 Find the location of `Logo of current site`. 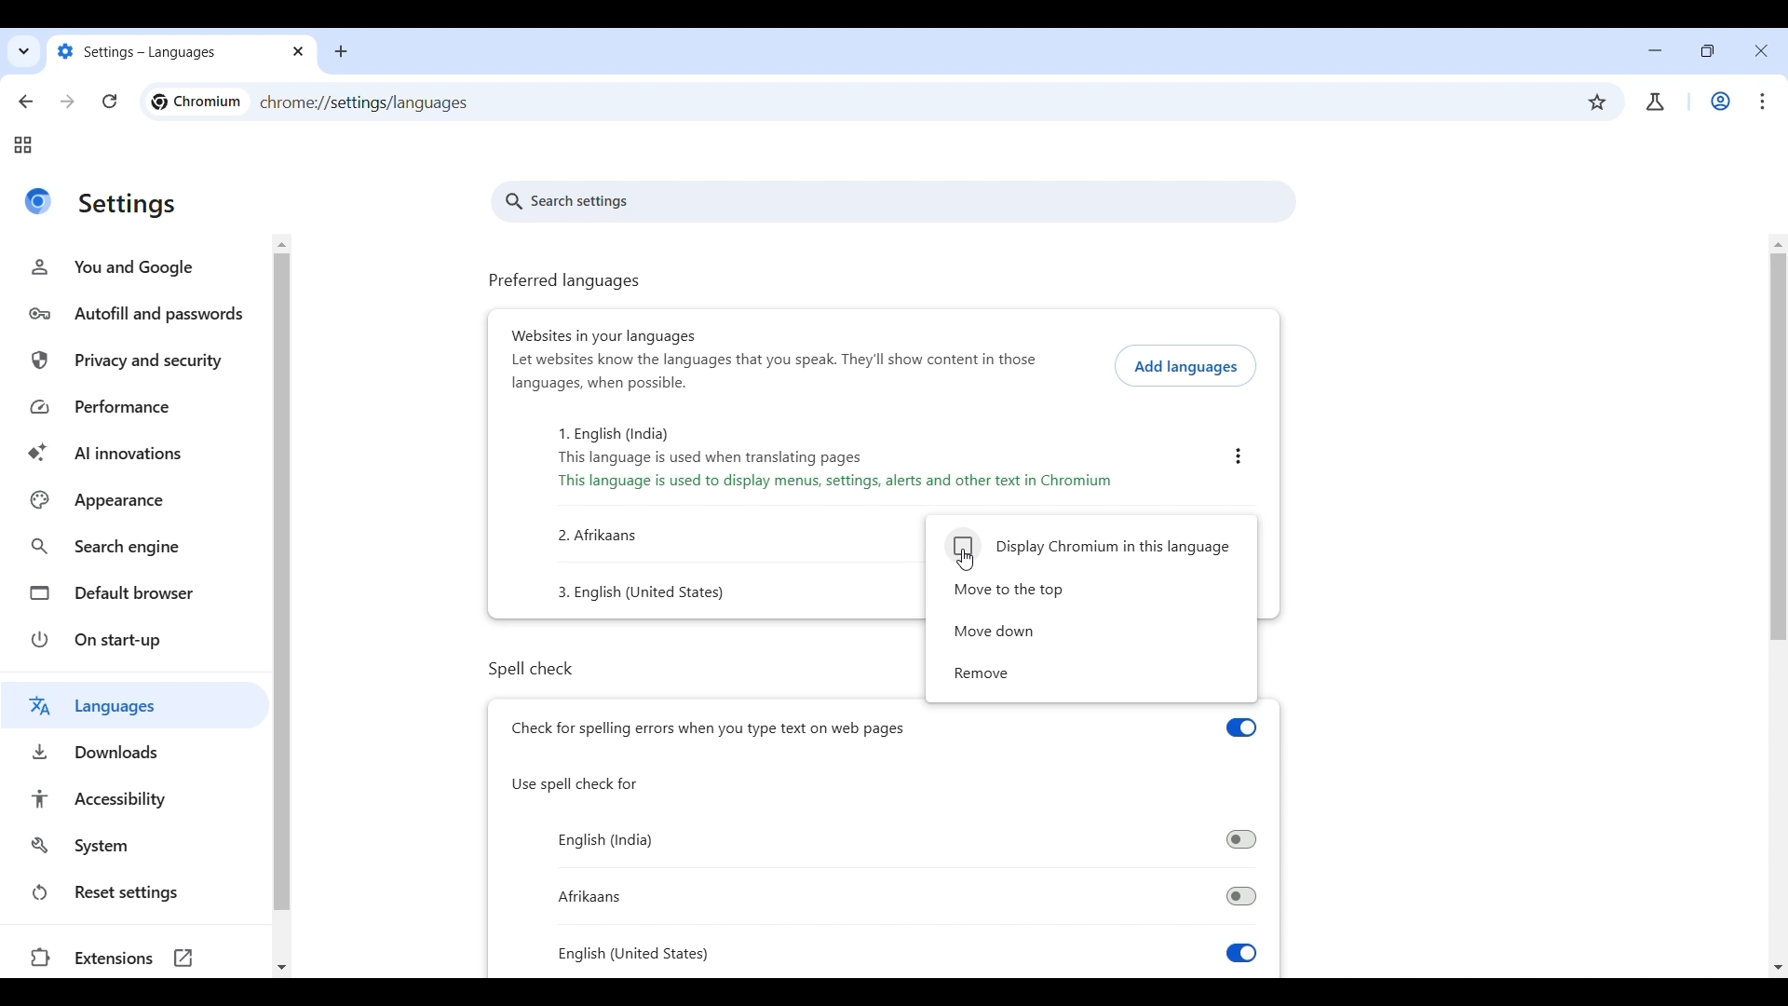

Logo of current site is located at coordinates (37, 201).